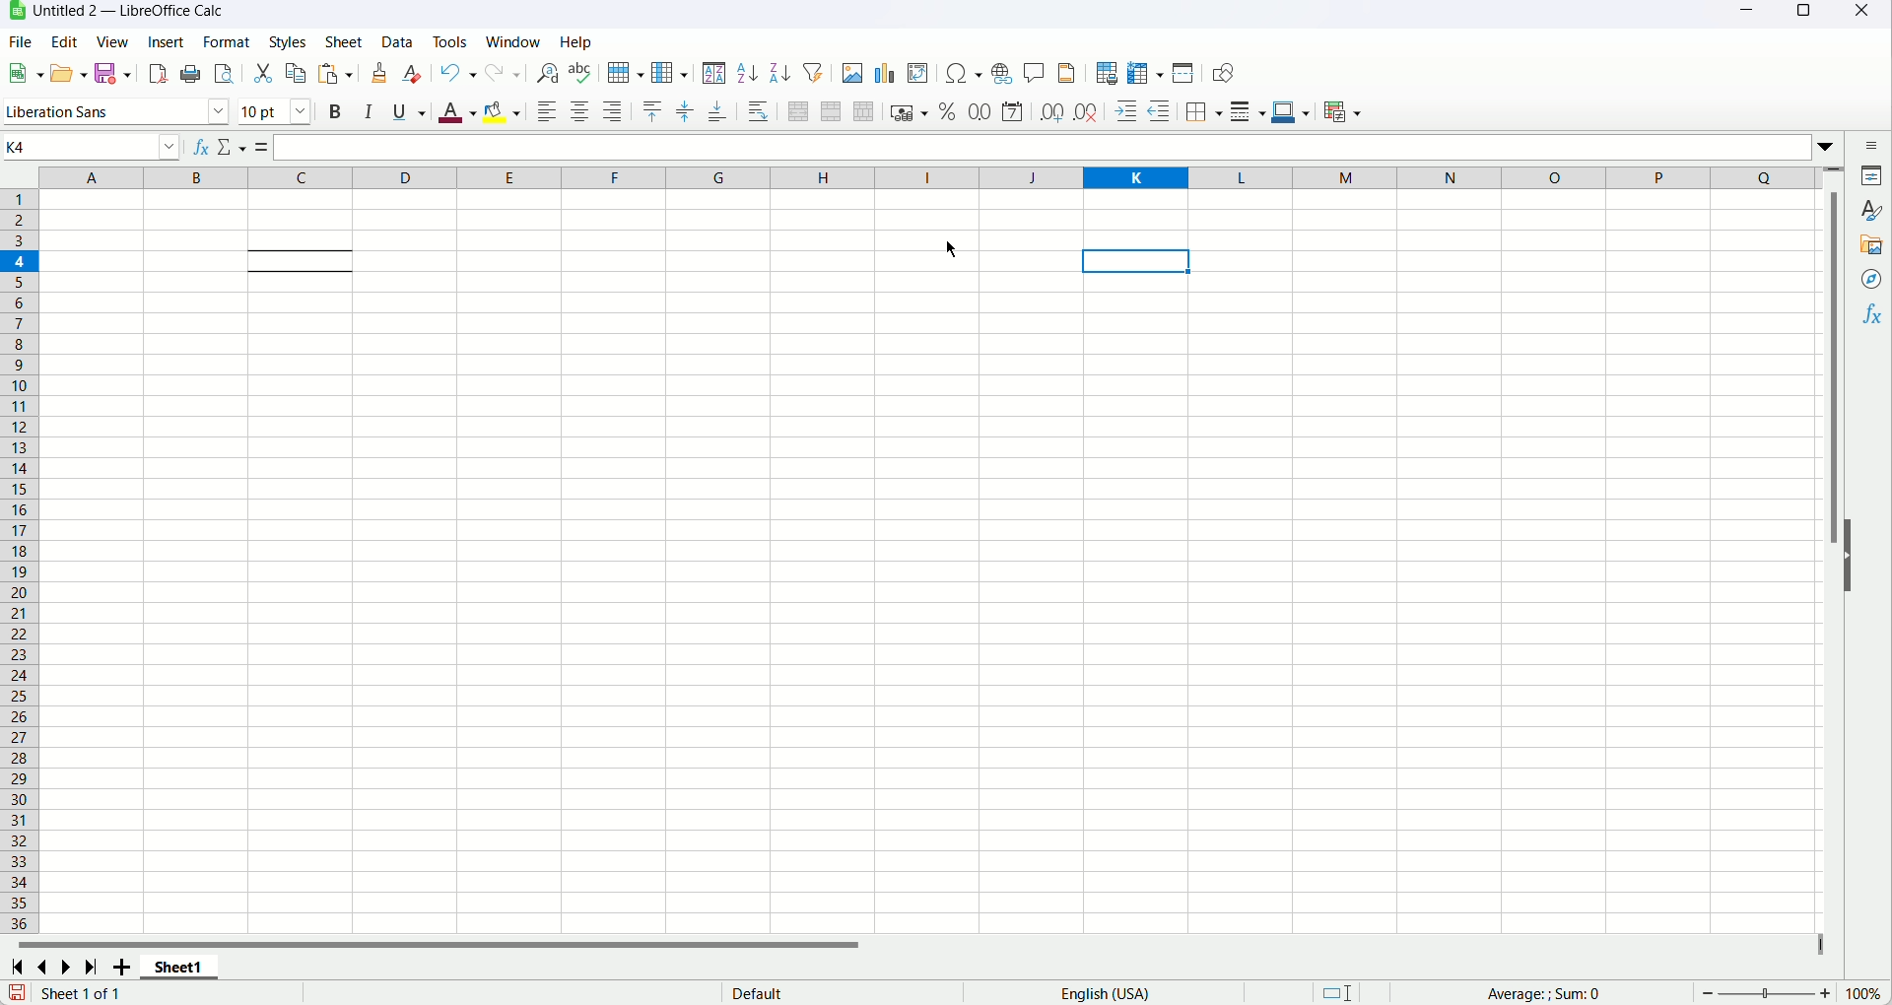 This screenshot has width=1892, height=1005. I want to click on Horizontal scroll bar, so click(914, 947).